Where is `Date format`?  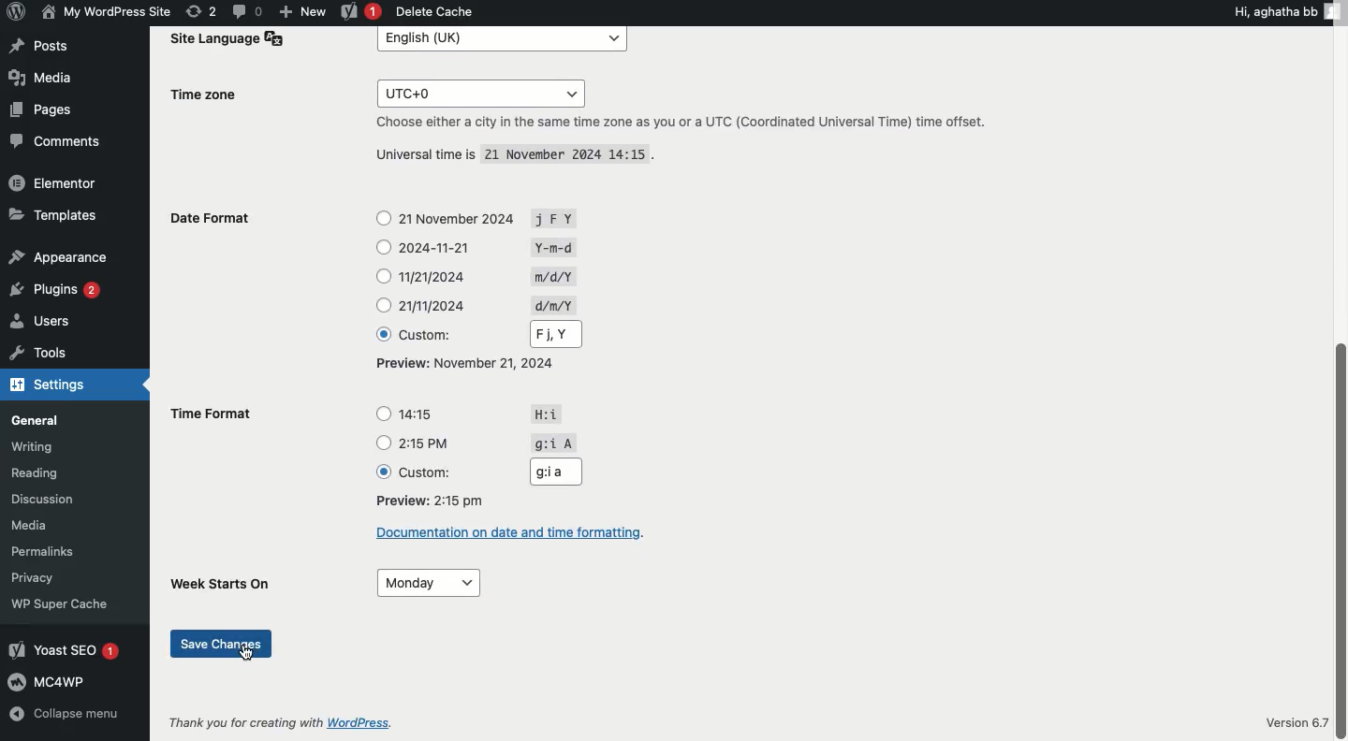 Date format is located at coordinates (216, 225).